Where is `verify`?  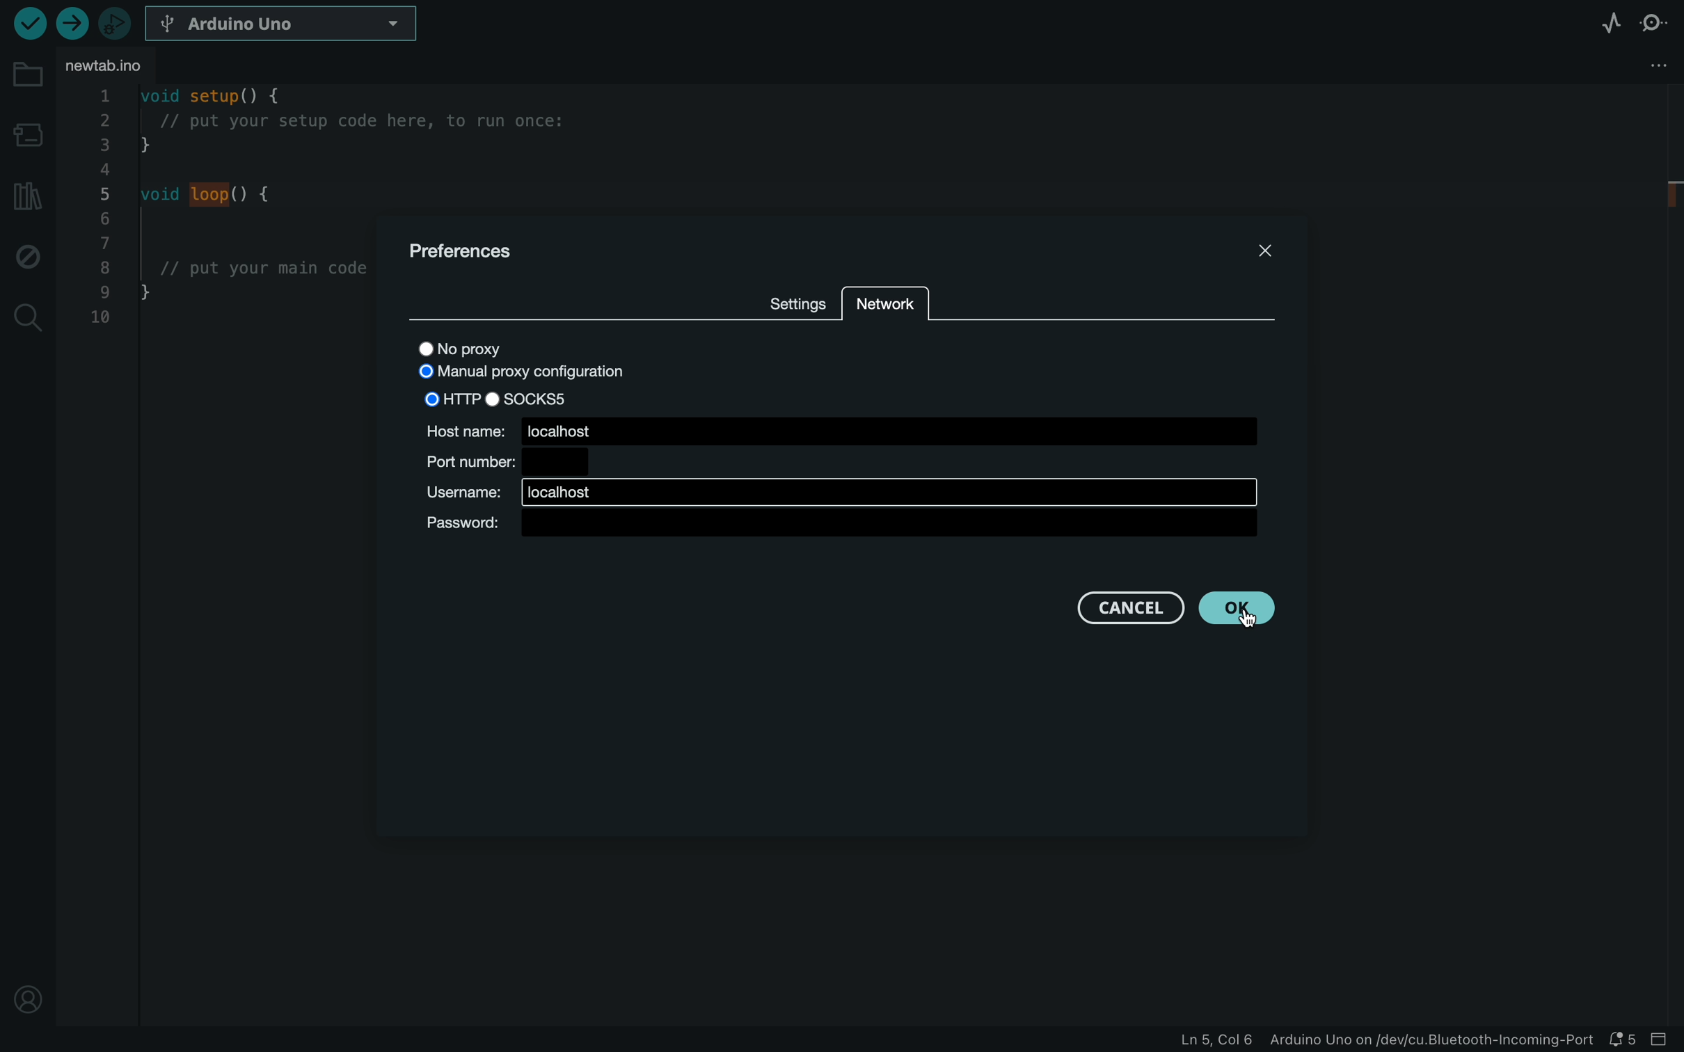
verify is located at coordinates (28, 23).